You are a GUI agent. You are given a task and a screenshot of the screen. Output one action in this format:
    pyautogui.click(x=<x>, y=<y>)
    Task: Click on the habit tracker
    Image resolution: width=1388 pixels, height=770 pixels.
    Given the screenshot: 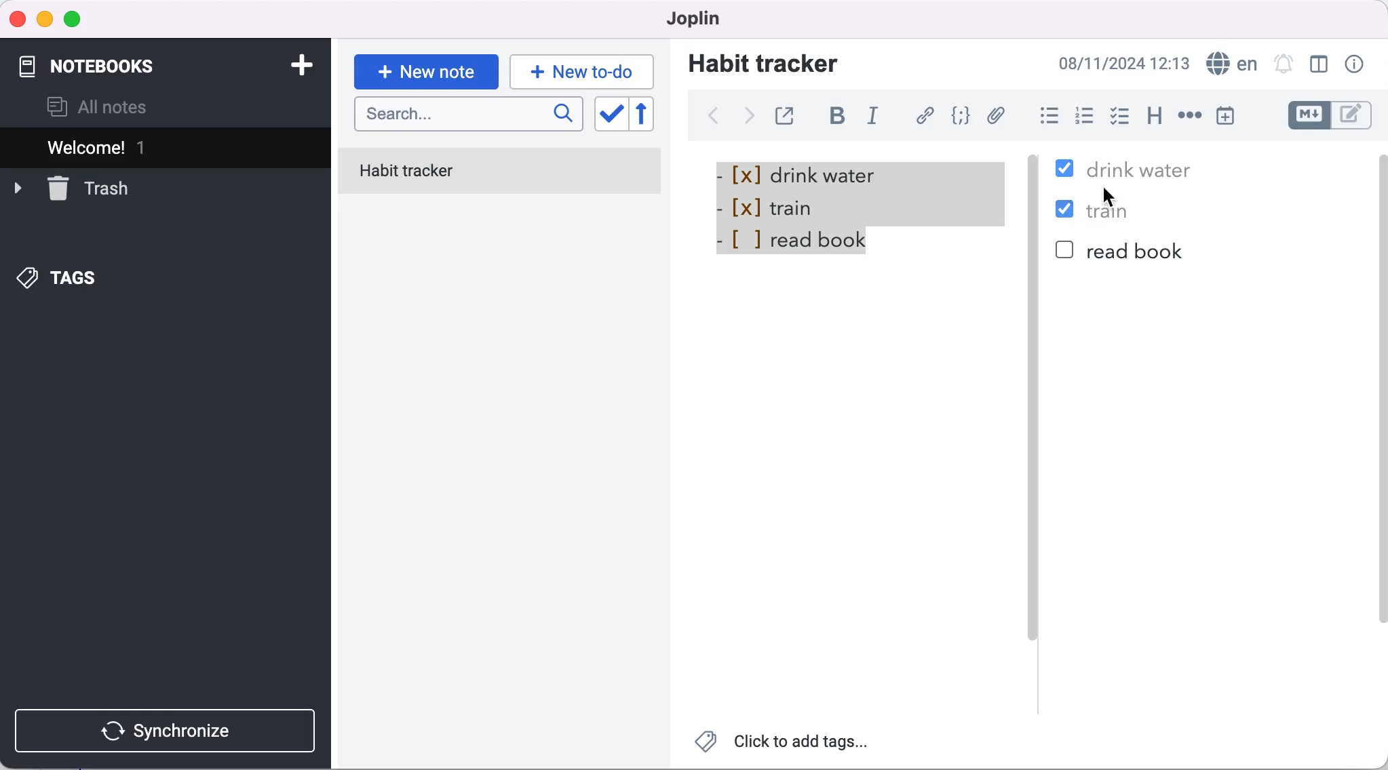 What is the action you would take?
    pyautogui.click(x=763, y=62)
    